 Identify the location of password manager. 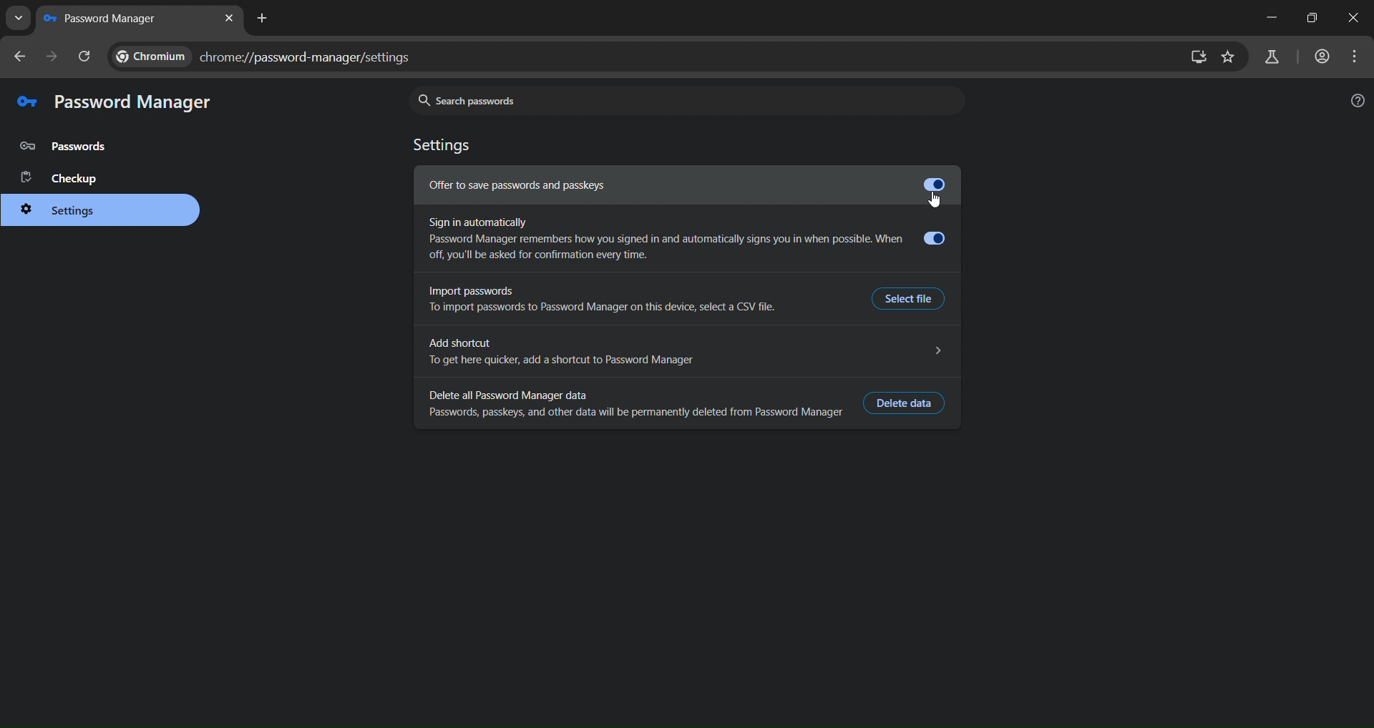
(113, 102).